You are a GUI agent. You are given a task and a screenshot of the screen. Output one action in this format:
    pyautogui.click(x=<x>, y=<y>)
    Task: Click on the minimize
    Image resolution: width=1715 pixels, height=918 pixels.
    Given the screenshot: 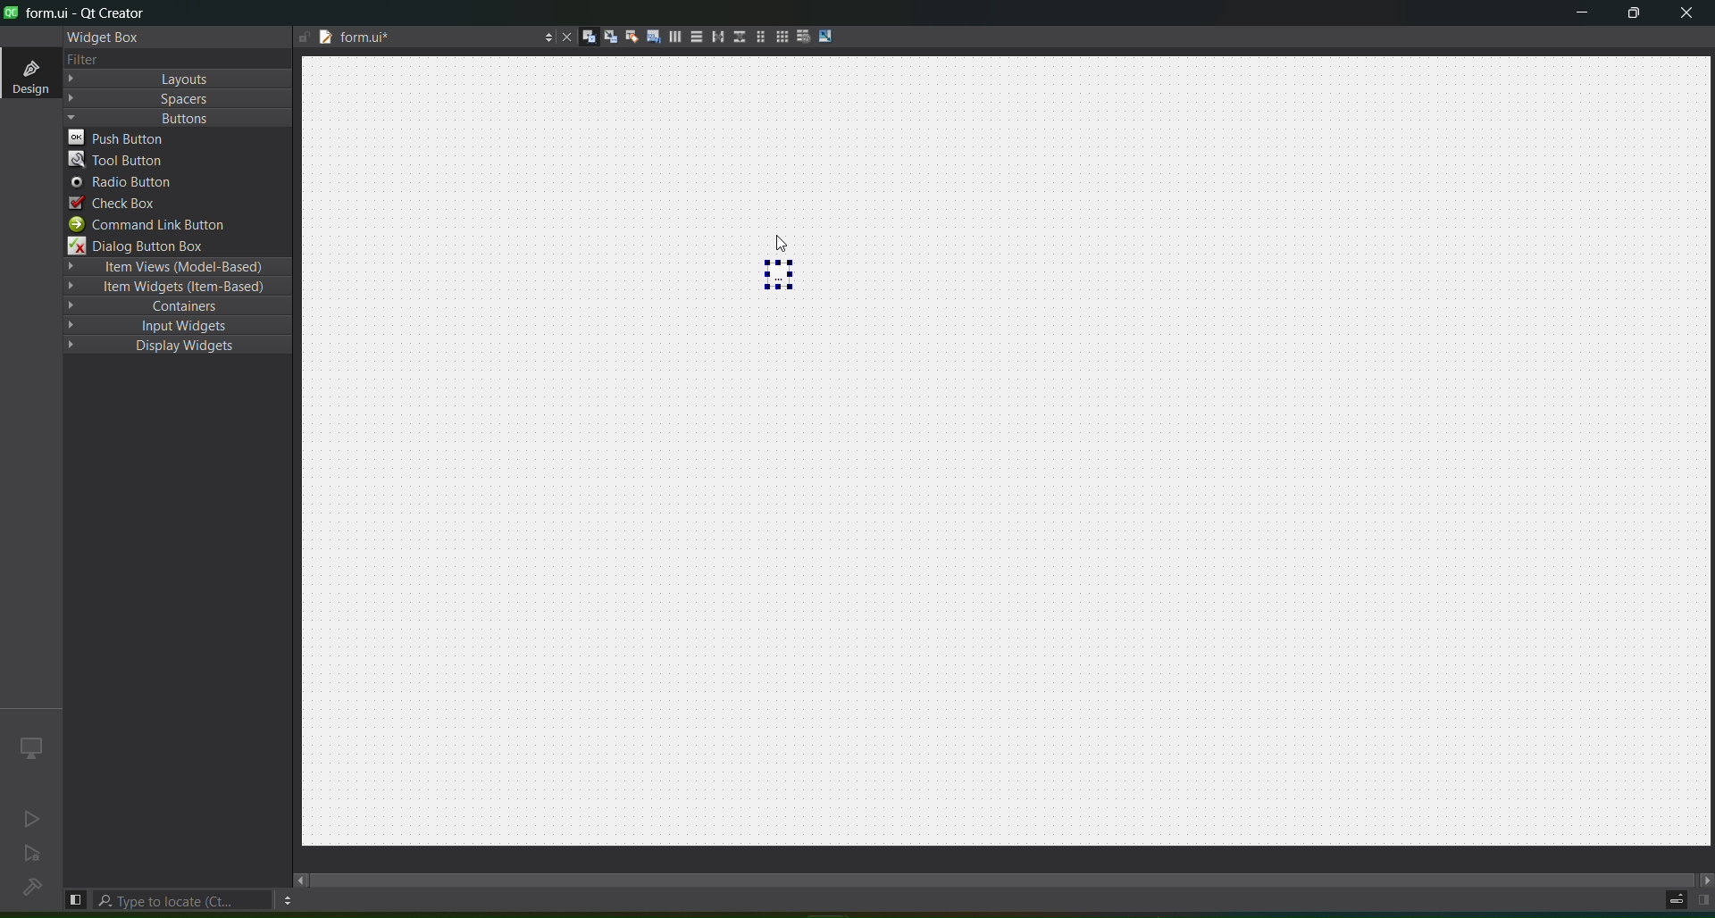 What is the action you would take?
    pyautogui.click(x=1583, y=14)
    